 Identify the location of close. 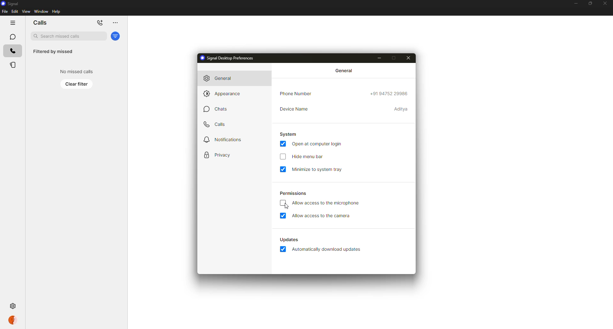
(605, 4).